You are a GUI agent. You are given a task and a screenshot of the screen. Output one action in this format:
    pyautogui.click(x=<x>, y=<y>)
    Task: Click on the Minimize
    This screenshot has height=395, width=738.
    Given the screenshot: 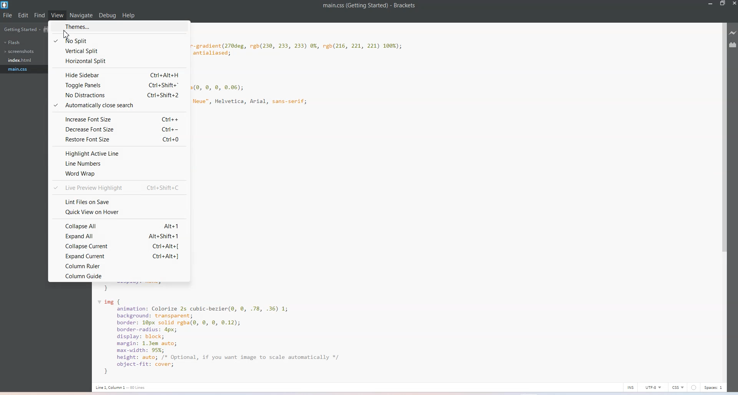 What is the action you would take?
    pyautogui.click(x=709, y=4)
    